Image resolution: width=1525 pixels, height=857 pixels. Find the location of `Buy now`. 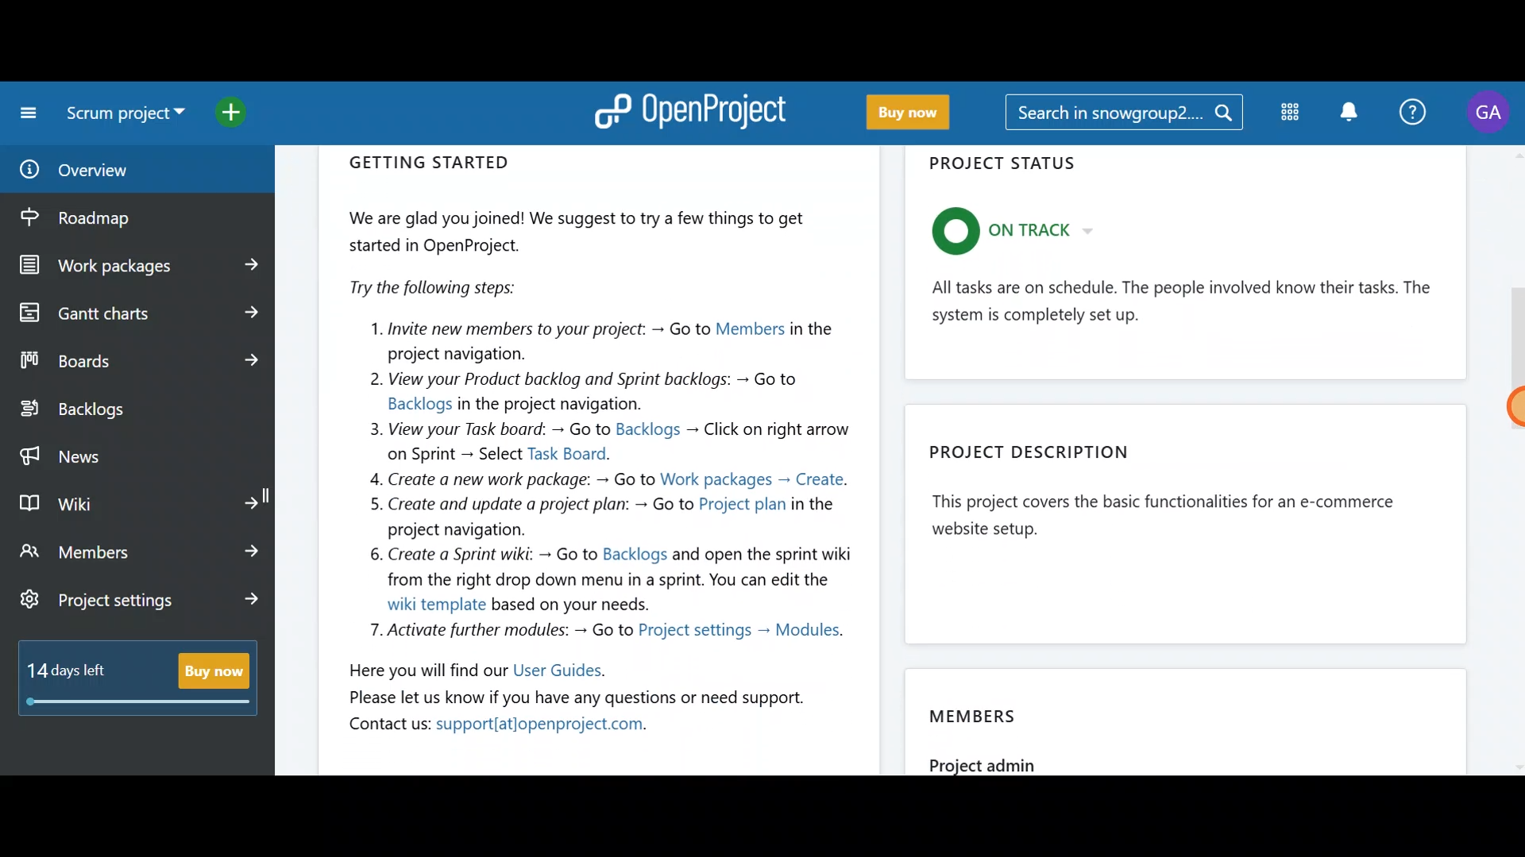

Buy now is located at coordinates (919, 113).